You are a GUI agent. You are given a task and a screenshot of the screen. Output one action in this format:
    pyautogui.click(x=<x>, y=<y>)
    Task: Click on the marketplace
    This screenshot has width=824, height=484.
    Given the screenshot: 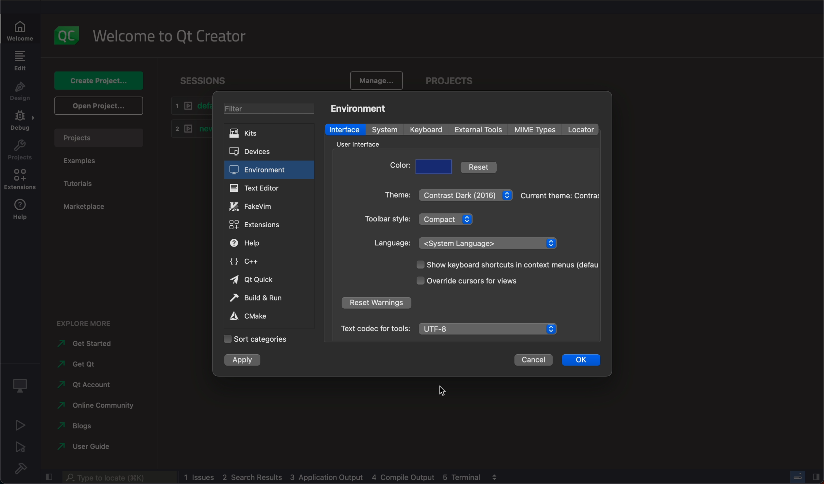 What is the action you would take?
    pyautogui.click(x=82, y=205)
    